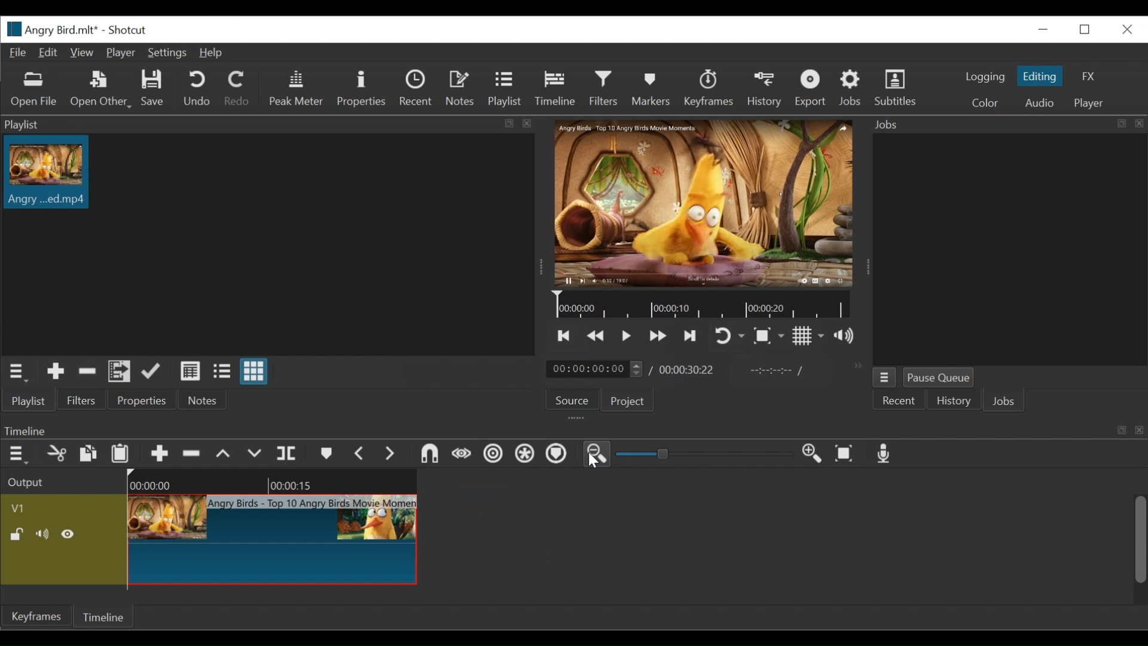 The height and width of the screenshot is (646, 1148). What do you see at coordinates (769, 335) in the screenshot?
I see `Toggle Zoom ` at bounding box center [769, 335].